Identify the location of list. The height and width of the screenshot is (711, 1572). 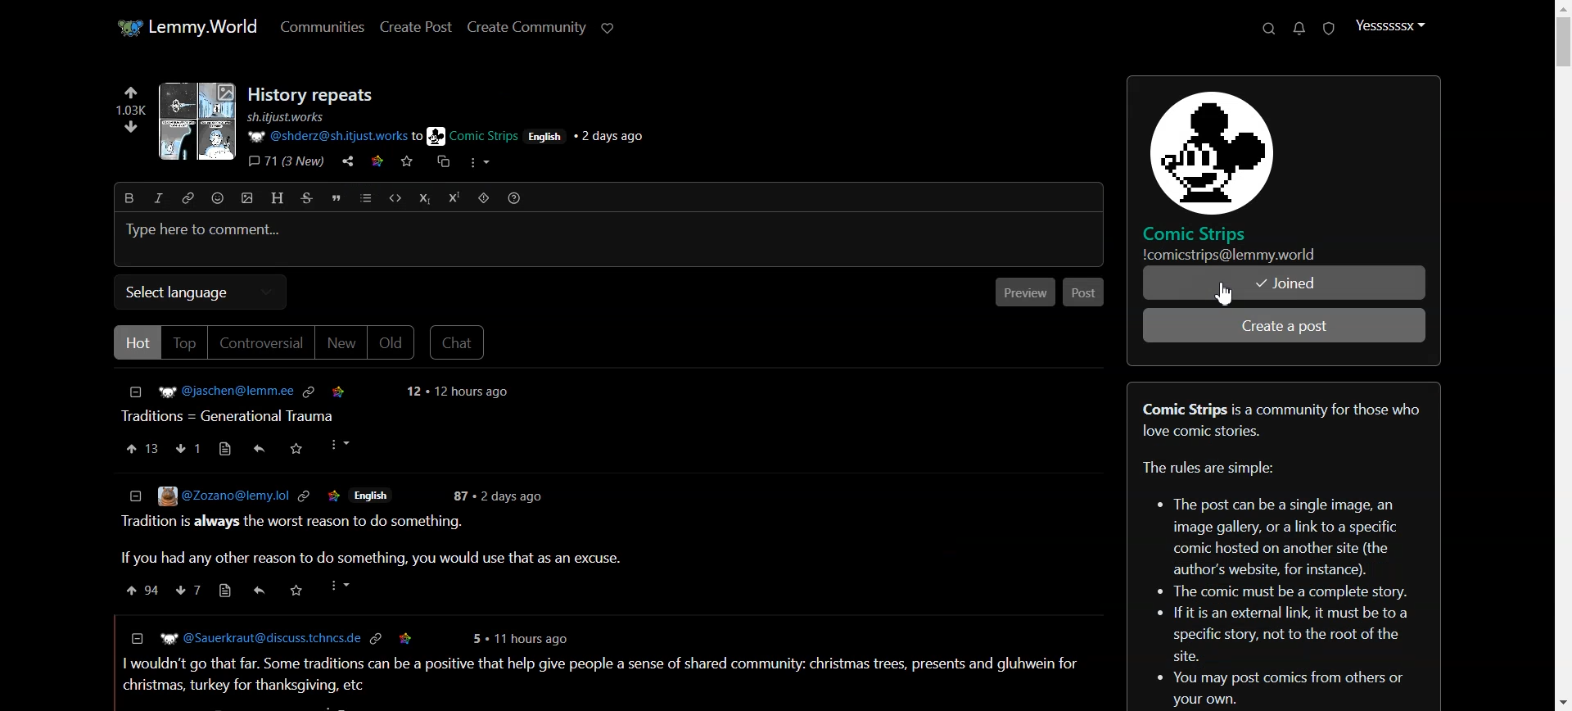
(365, 197).